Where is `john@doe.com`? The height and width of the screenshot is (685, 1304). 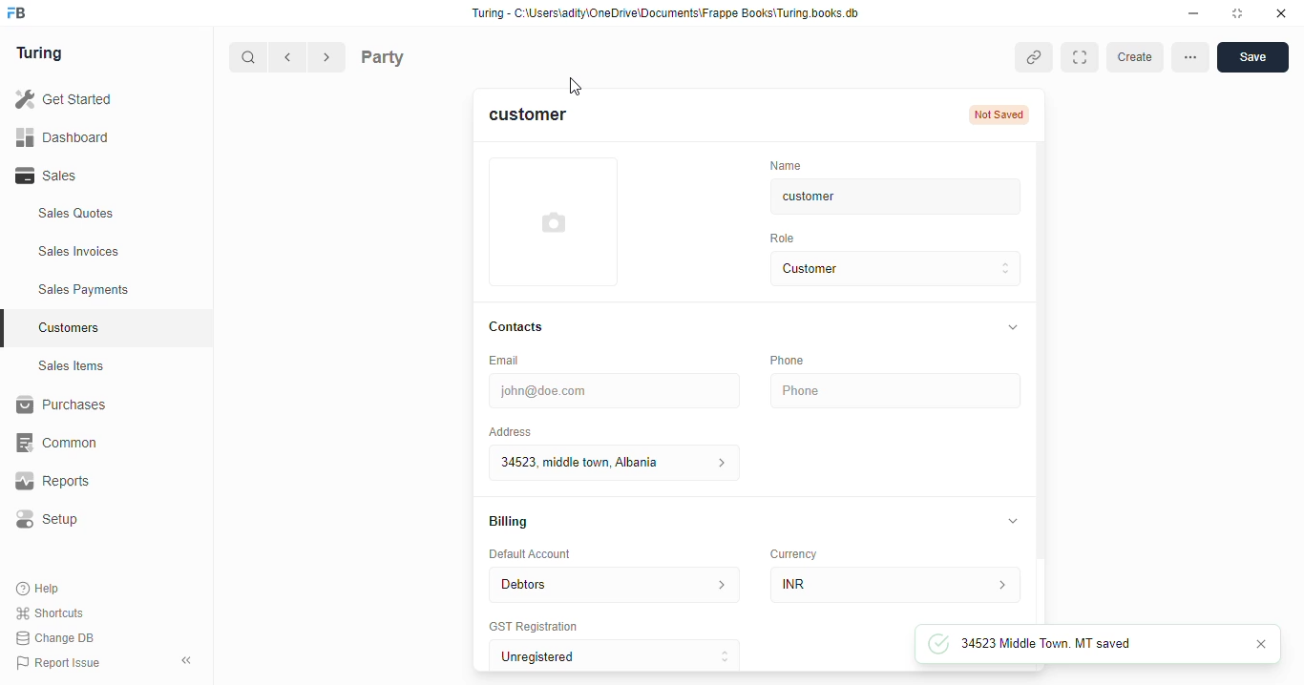 john@doe.com is located at coordinates (612, 389).